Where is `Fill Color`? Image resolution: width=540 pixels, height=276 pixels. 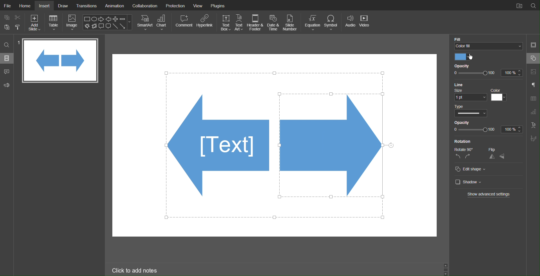
Fill Color is located at coordinates (488, 38).